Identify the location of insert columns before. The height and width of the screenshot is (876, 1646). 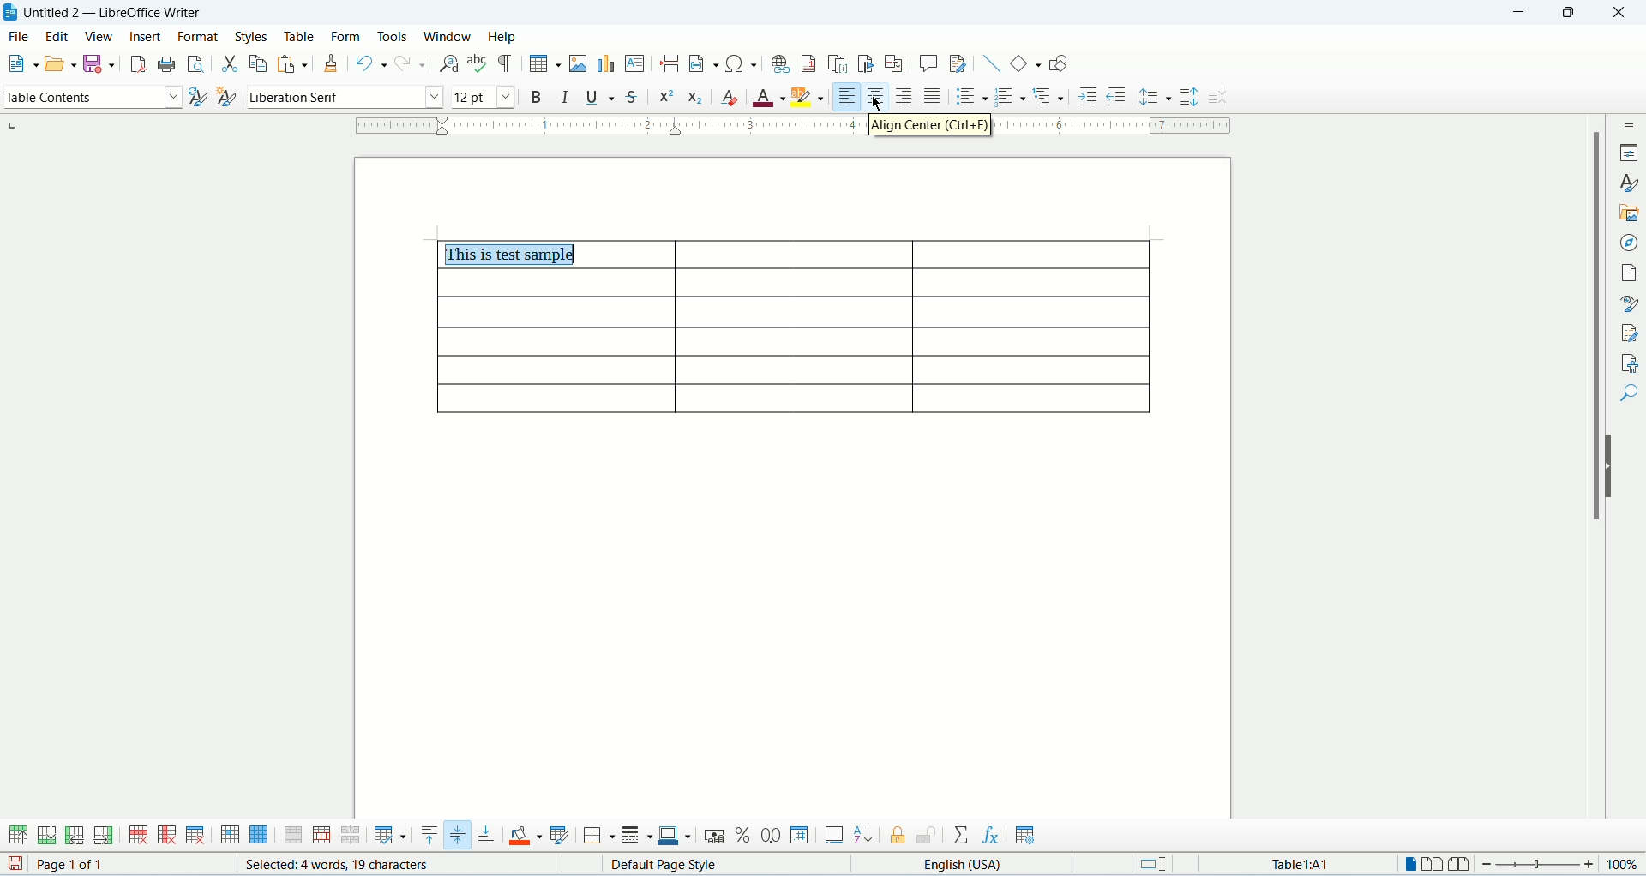
(74, 837).